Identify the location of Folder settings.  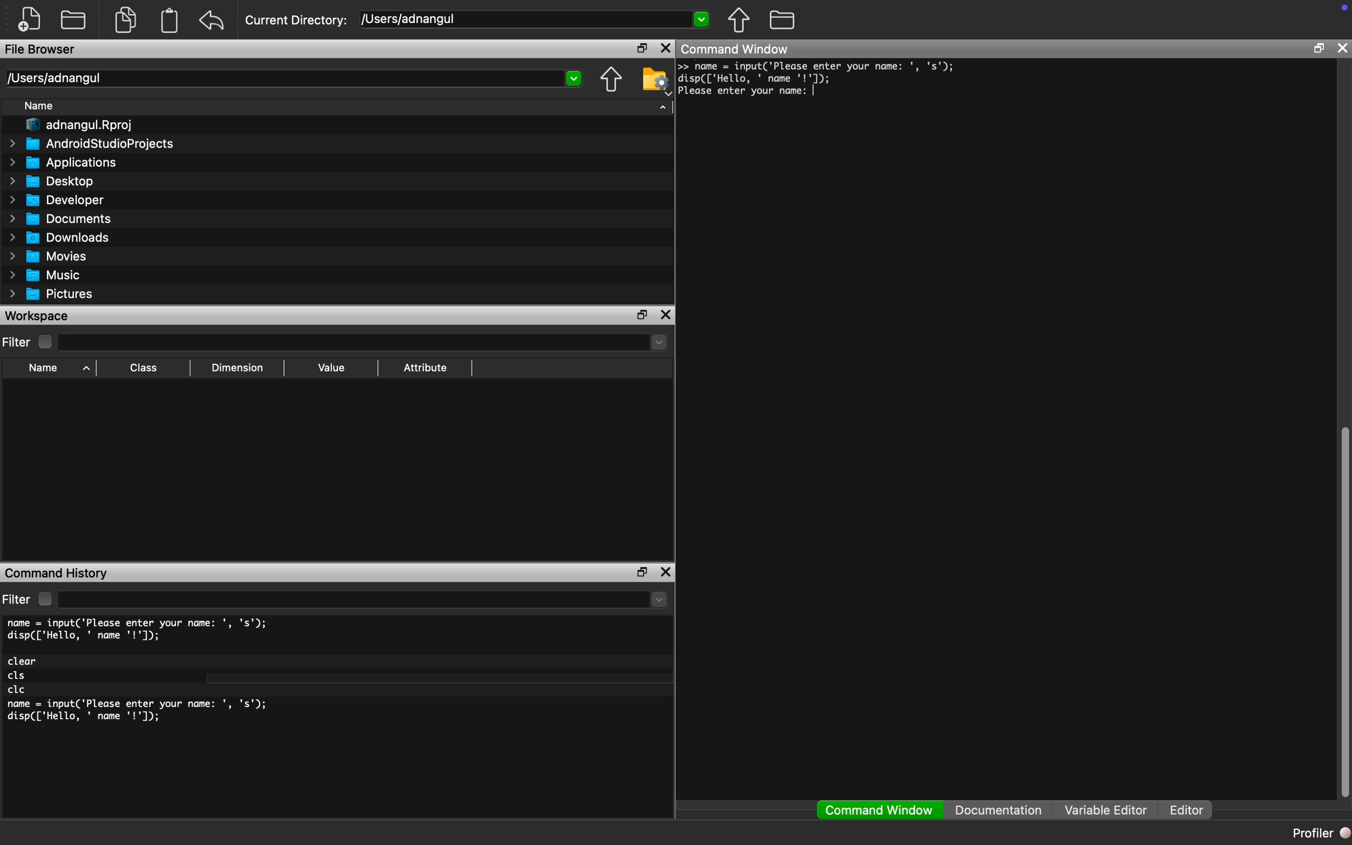
(655, 81).